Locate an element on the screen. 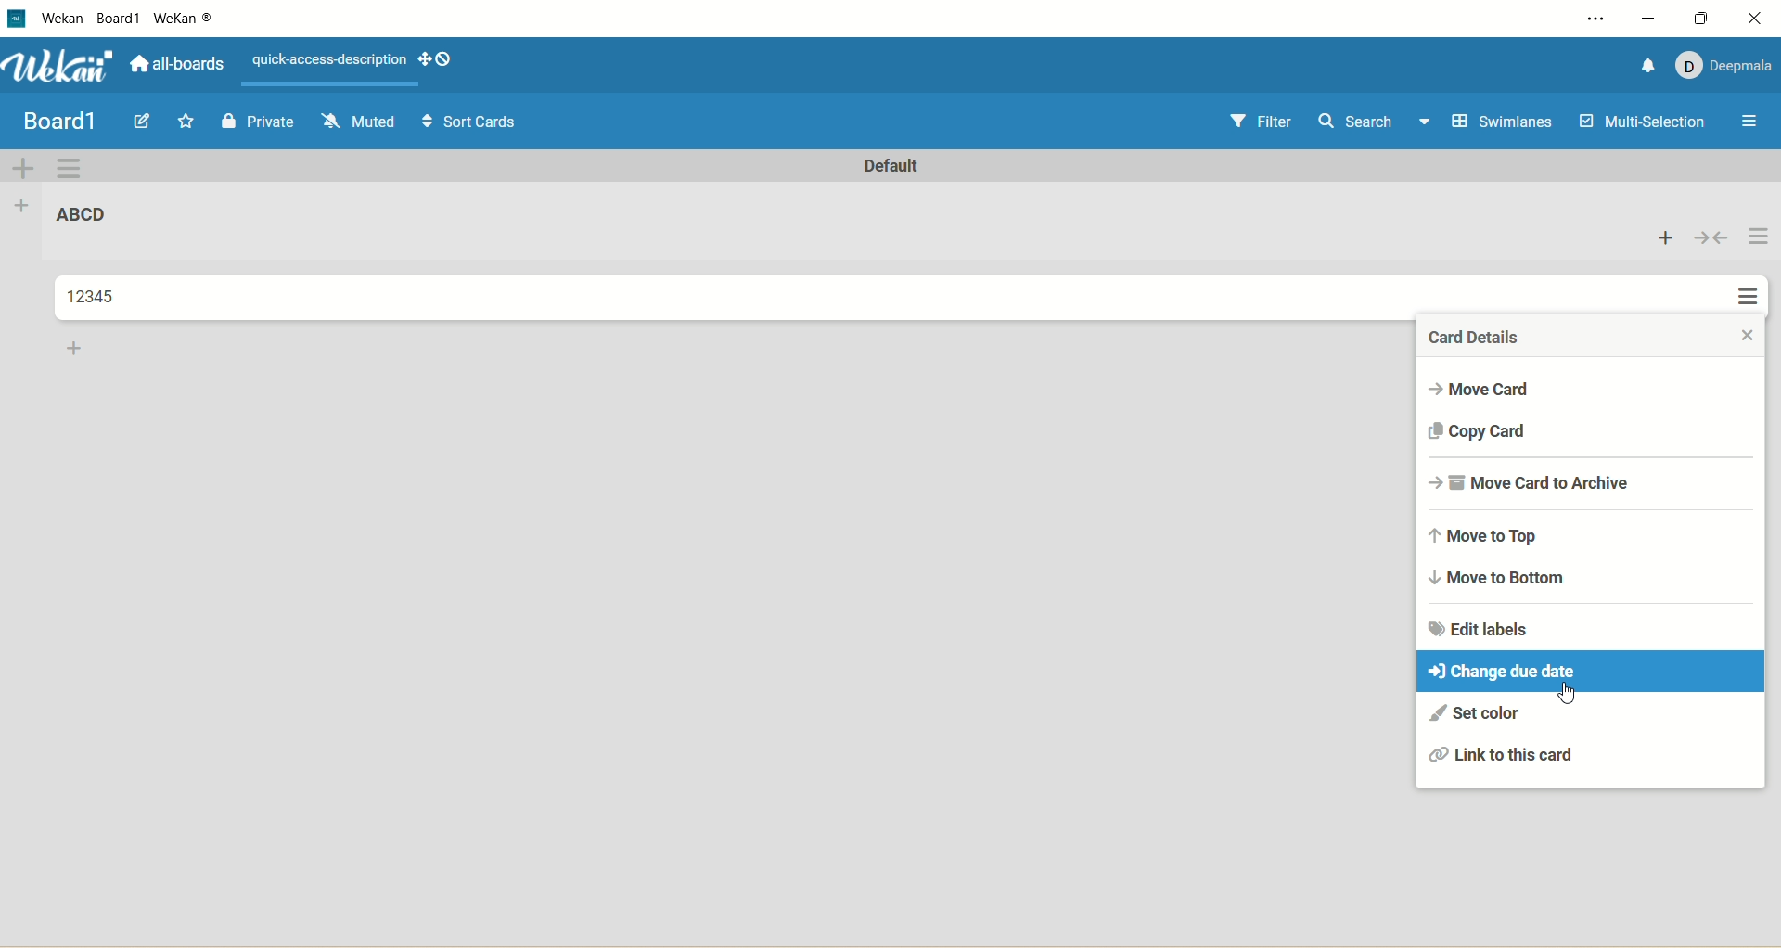 Image resolution: width=1781 pixels, height=948 pixels. search is located at coordinates (1376, 123).